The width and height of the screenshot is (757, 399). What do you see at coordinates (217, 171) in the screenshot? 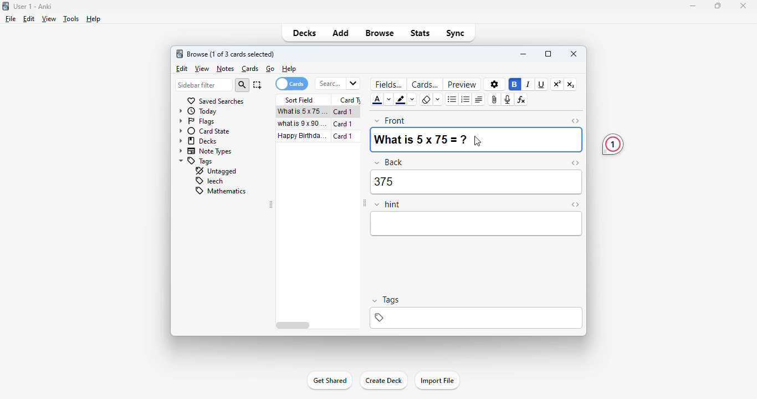
I see `untagged` at bounding box center [217, 171].